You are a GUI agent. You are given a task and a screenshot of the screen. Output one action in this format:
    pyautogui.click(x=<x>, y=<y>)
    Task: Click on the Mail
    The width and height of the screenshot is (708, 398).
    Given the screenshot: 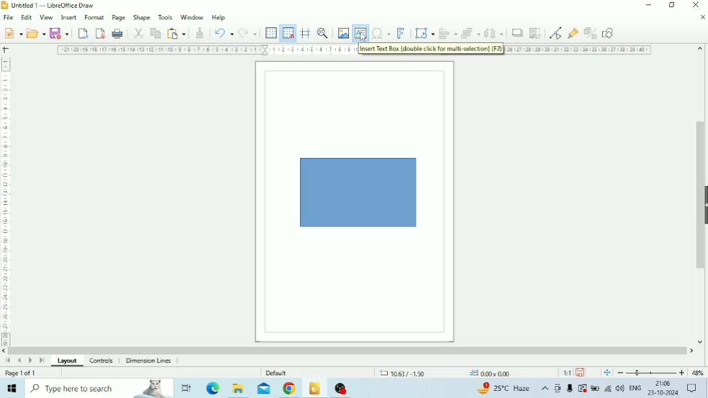 What is the action you would take?
    pyautogui.click(x=263, y=389)
    